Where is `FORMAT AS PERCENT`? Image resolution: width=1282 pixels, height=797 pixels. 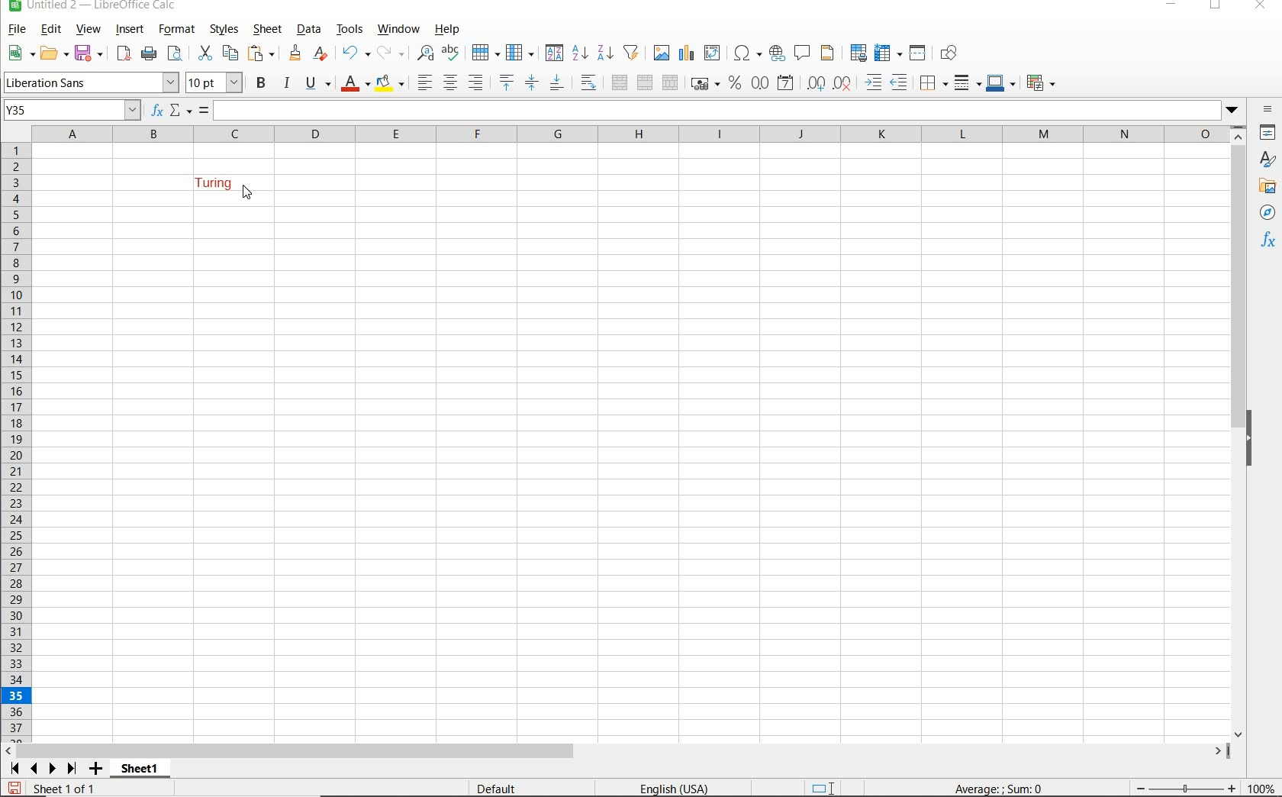 FORMAT AS PERCENT is located at coordinates (735, 83).